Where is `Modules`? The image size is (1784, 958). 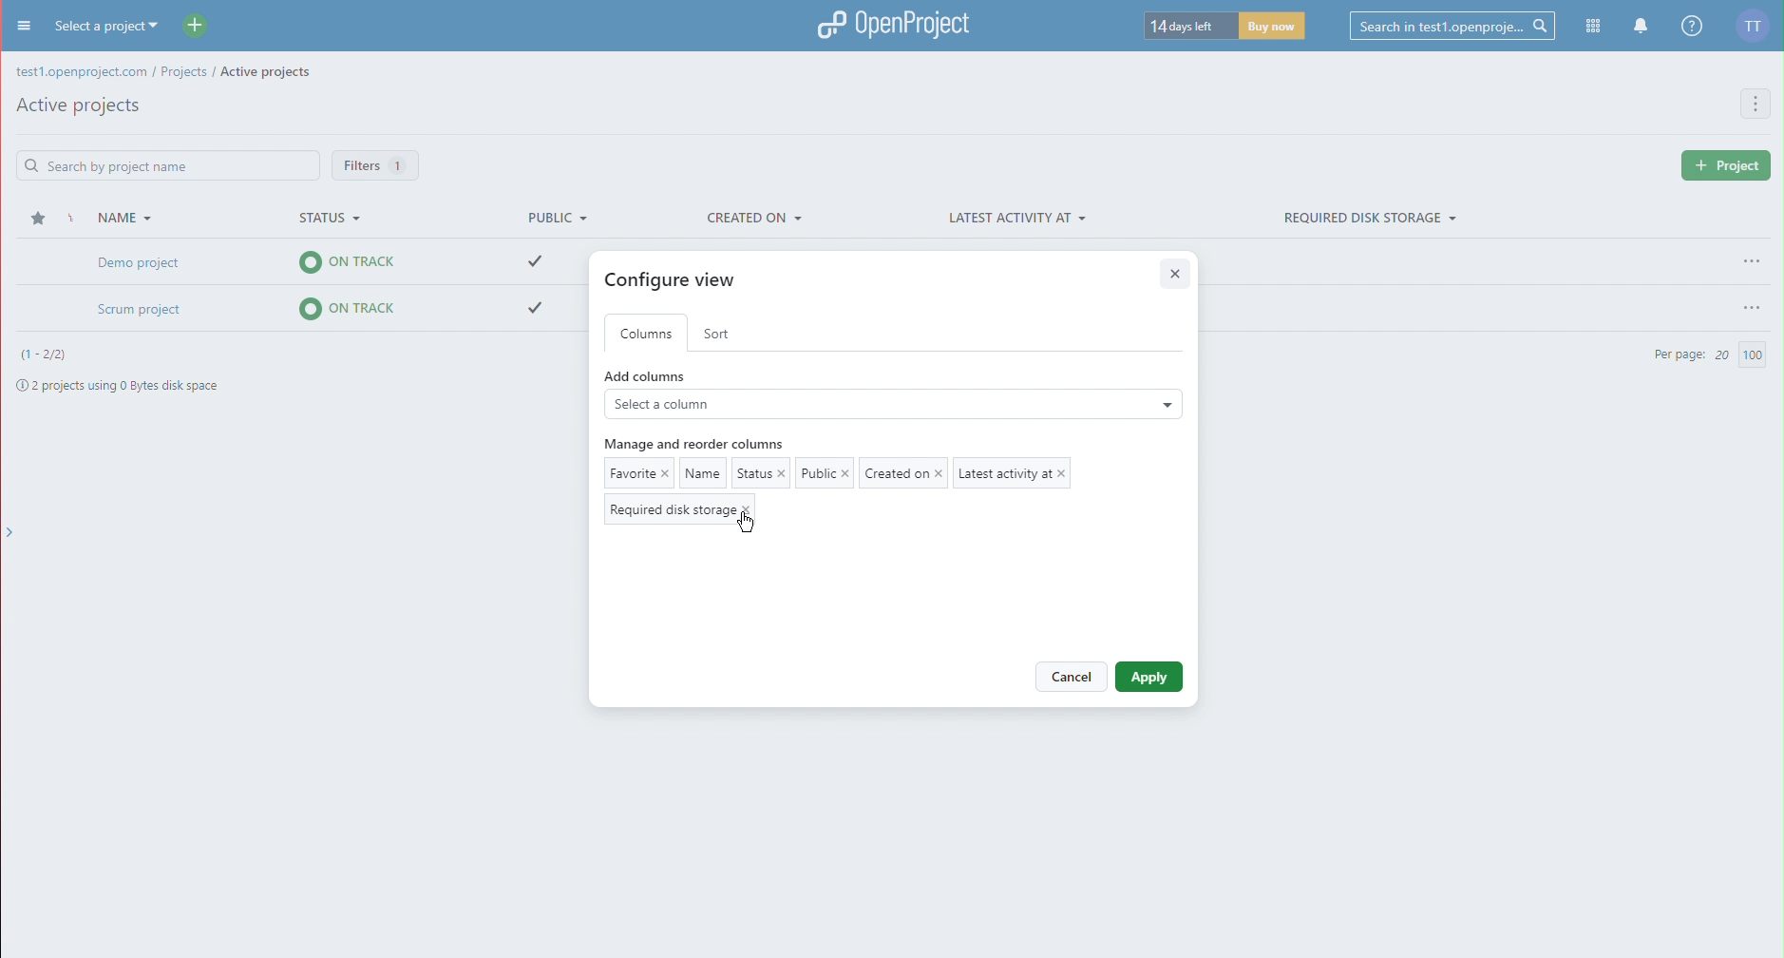
Modules is located at coordinates (1592, 25).